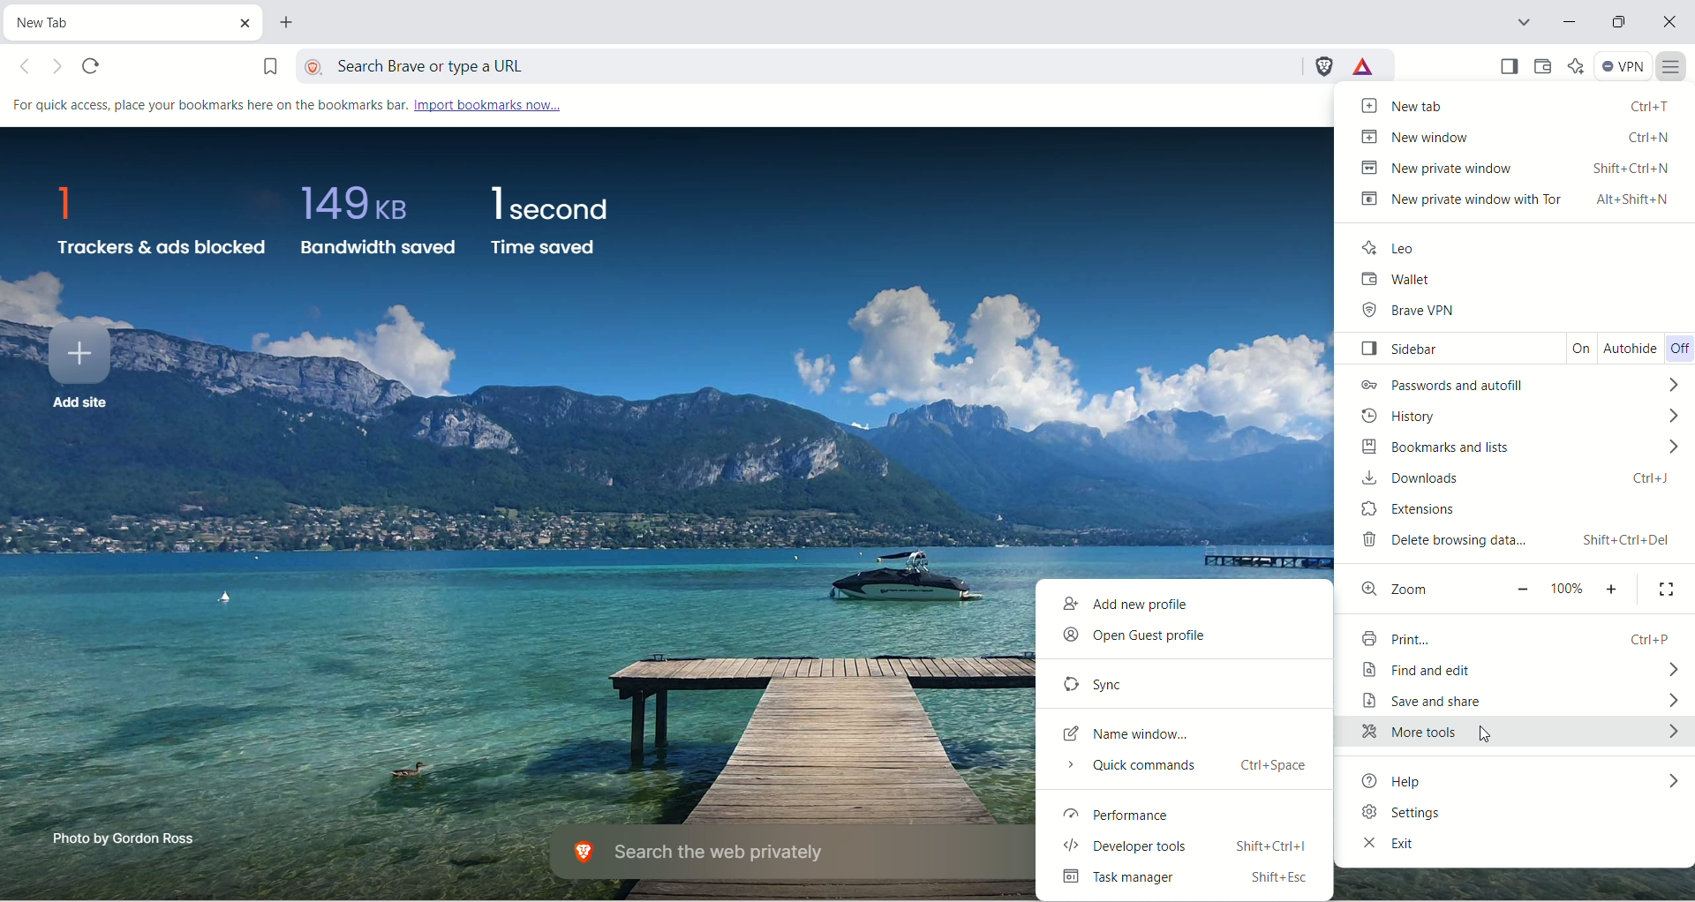 The height and width of the screenshot is (902, 1695). I want to click on save and share, so click(1522, 702).